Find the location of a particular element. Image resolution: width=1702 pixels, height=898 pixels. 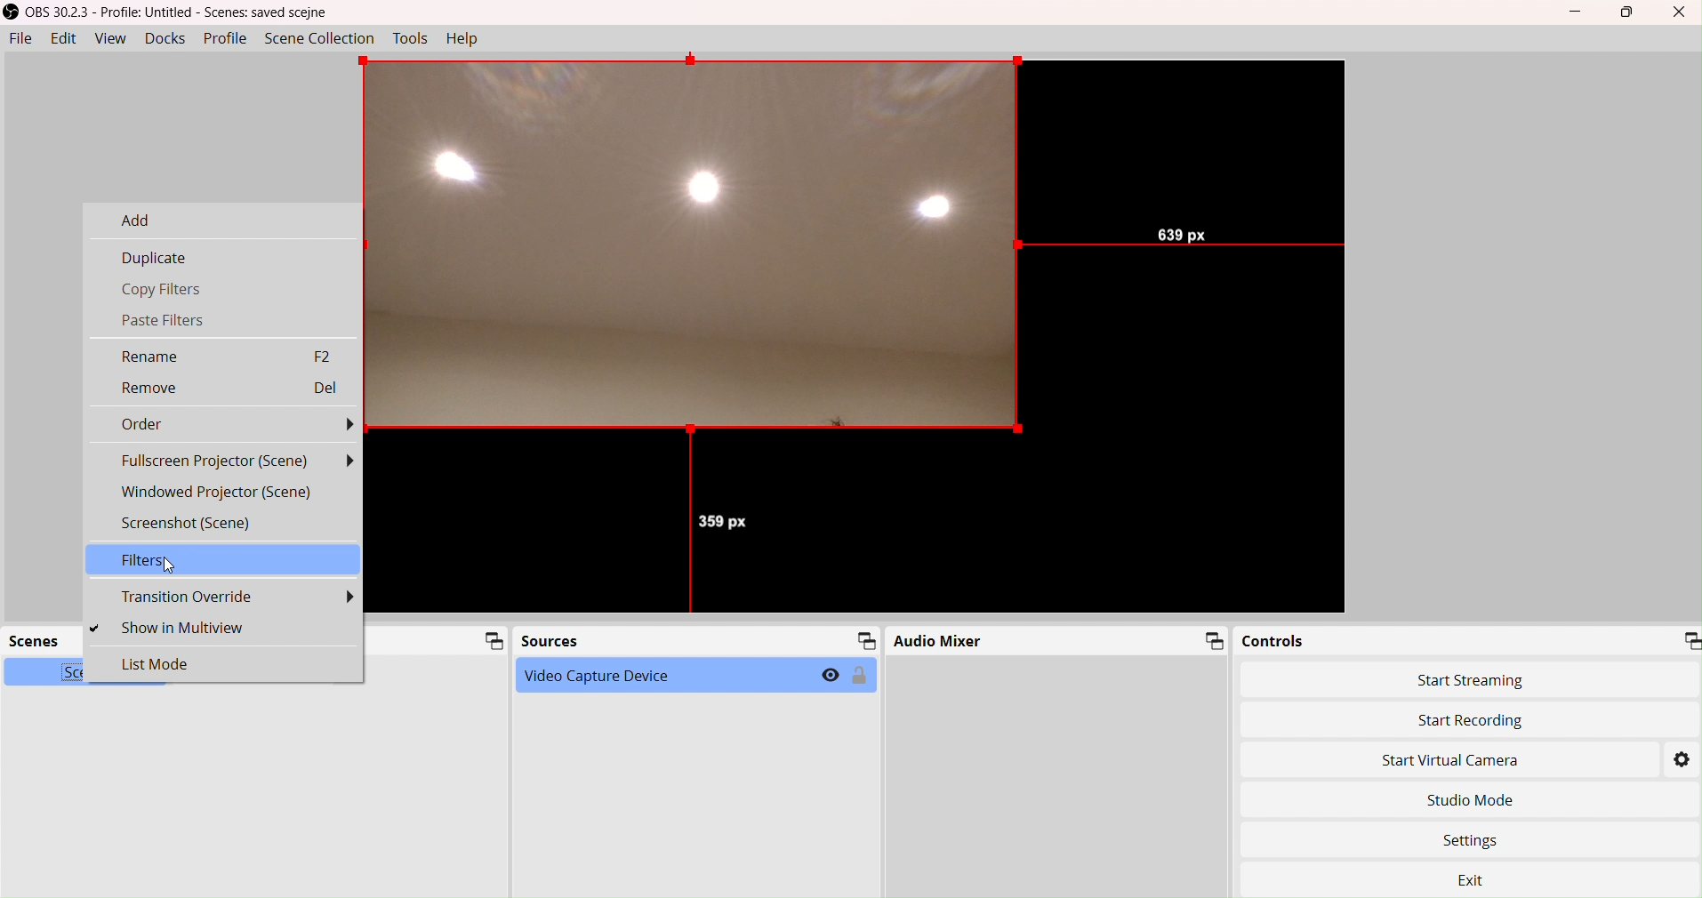

Minimize is located at coordinates (1576, 12).